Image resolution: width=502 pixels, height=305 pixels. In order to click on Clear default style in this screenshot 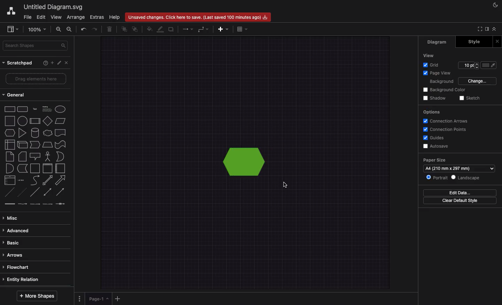, I will do `click(459, 201)`.